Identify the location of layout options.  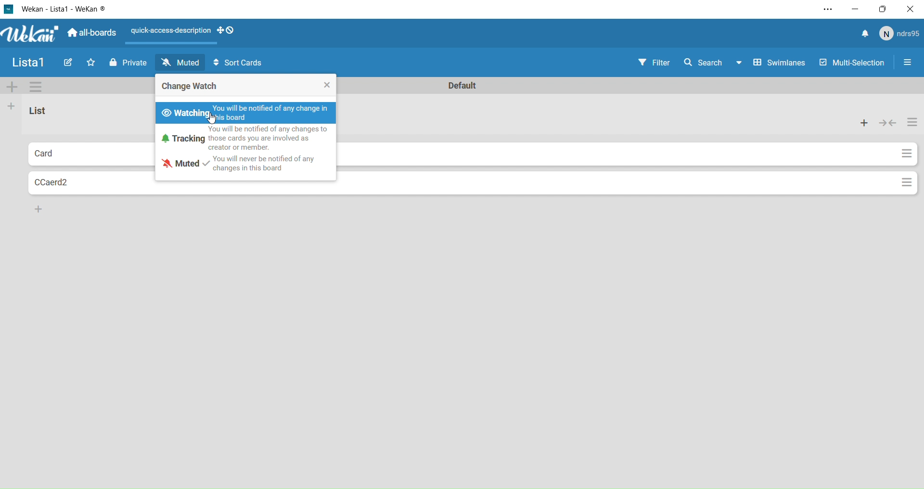
(185, 34).